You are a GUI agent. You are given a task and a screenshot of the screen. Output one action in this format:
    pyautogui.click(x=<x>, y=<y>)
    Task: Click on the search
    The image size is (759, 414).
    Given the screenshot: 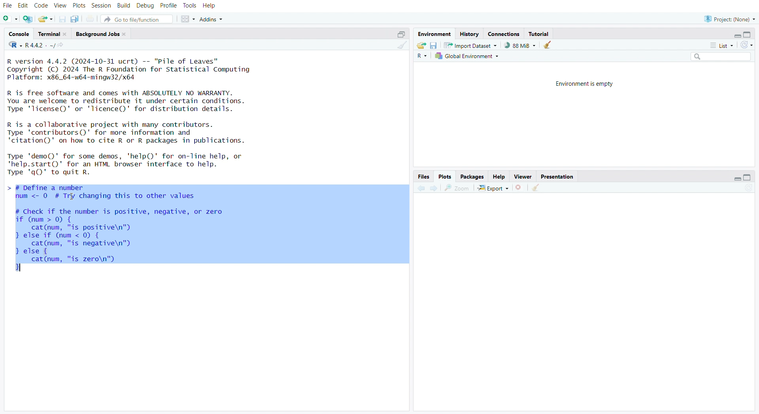 What is the action you would take?
    pyautogui.click(x=717, y=57)
    